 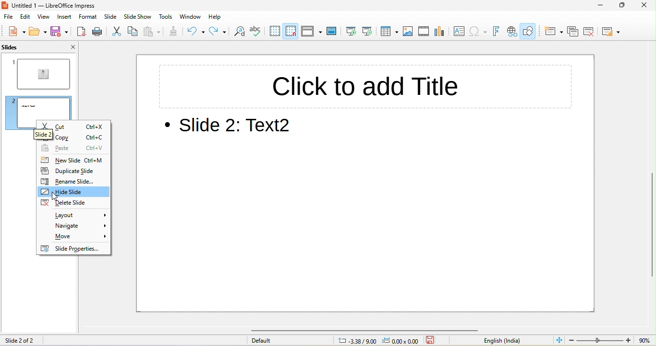 I want to click on spelling, so click(x=259, y=32).